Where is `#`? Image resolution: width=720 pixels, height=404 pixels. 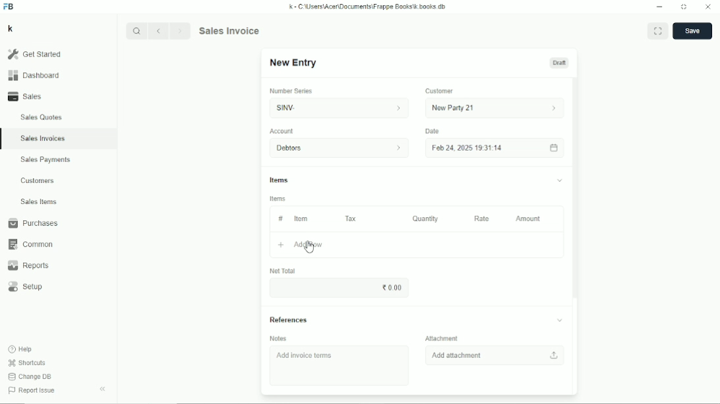 # is located at coordinates (280, 218).